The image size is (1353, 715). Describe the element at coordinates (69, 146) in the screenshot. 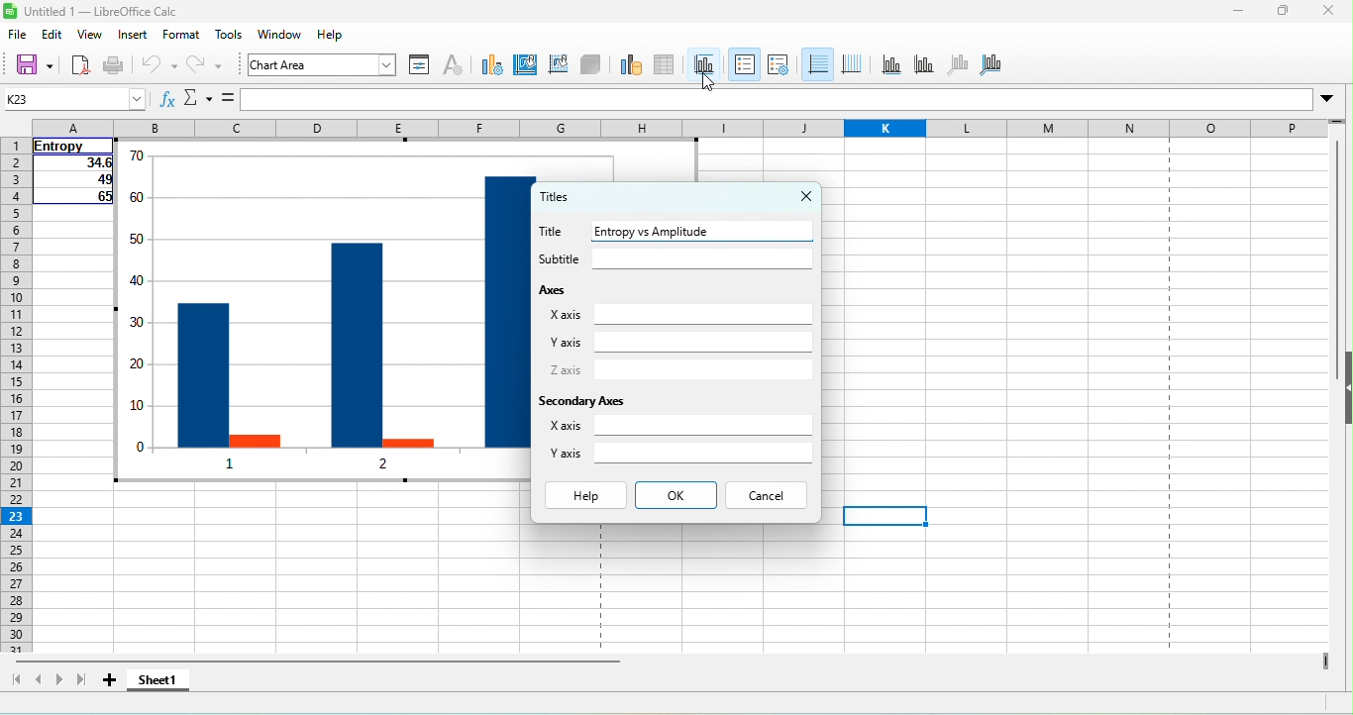

I see `entropy` at that location.